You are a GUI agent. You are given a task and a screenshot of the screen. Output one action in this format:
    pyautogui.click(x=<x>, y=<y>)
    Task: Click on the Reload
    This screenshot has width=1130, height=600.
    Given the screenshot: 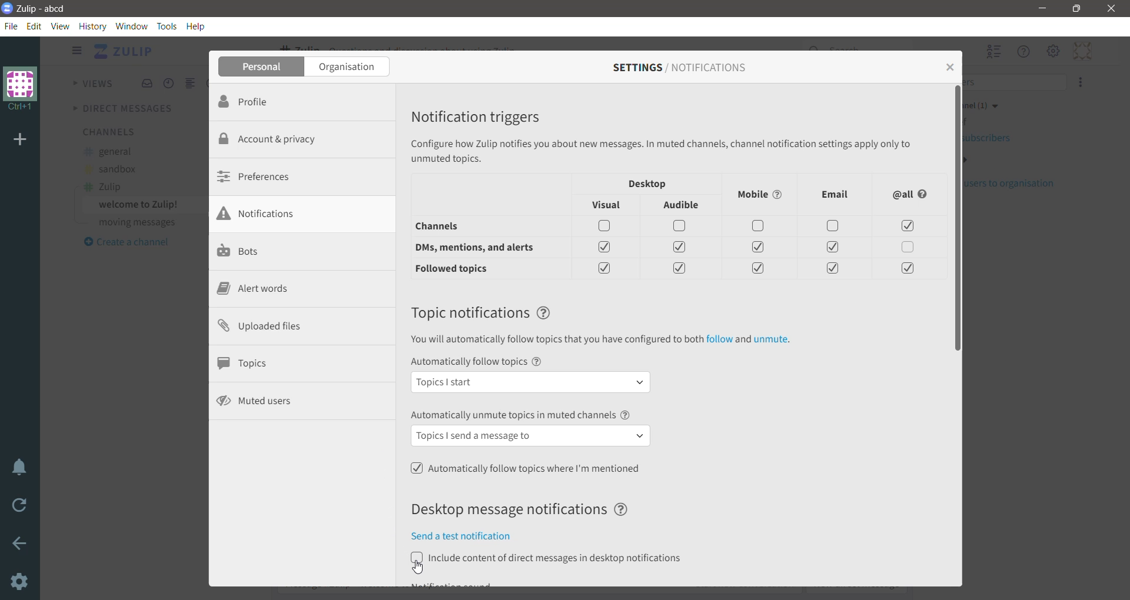 What is the action you would take?
    pyautogui.click(x=21, y=508)
    